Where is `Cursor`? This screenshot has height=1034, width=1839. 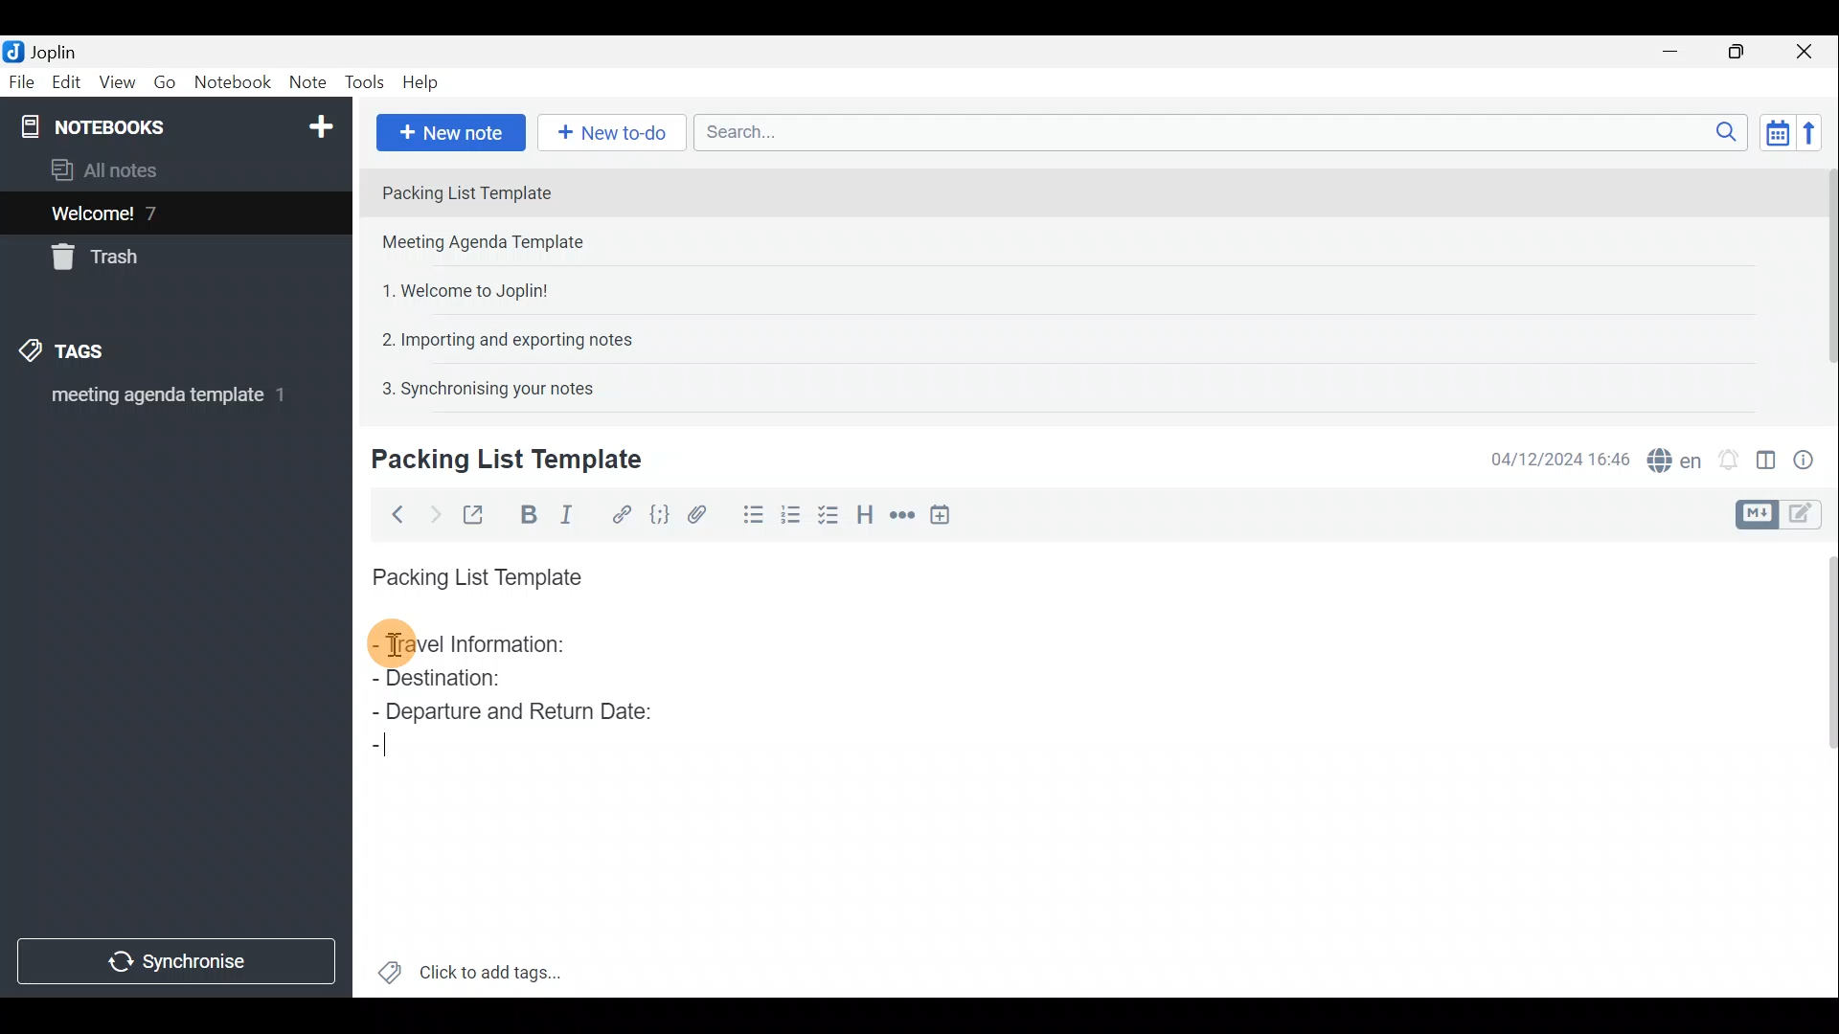 Cursor is located at coordinates (383, 748).